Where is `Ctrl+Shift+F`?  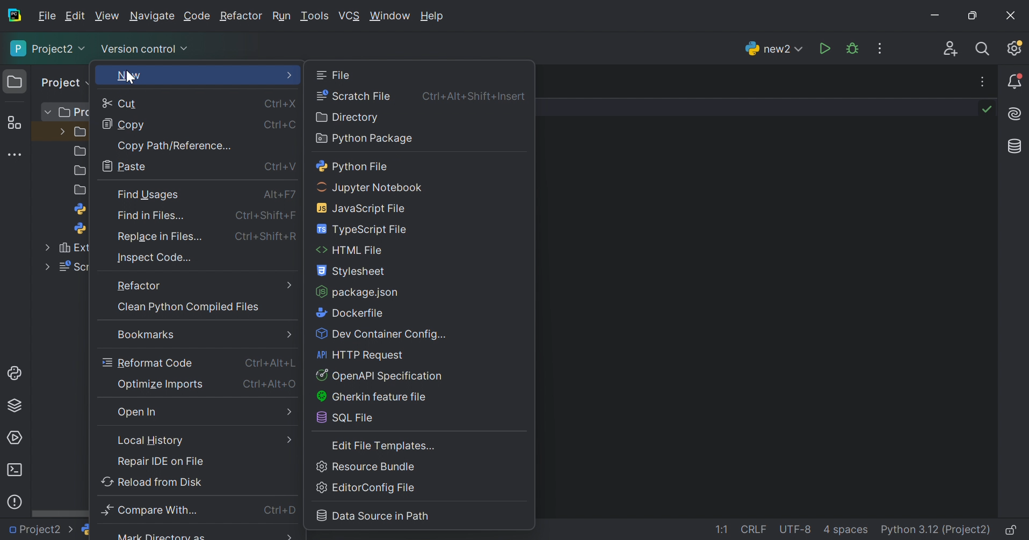 Ctrl+Shift+F is located at coordinates (270, 217).